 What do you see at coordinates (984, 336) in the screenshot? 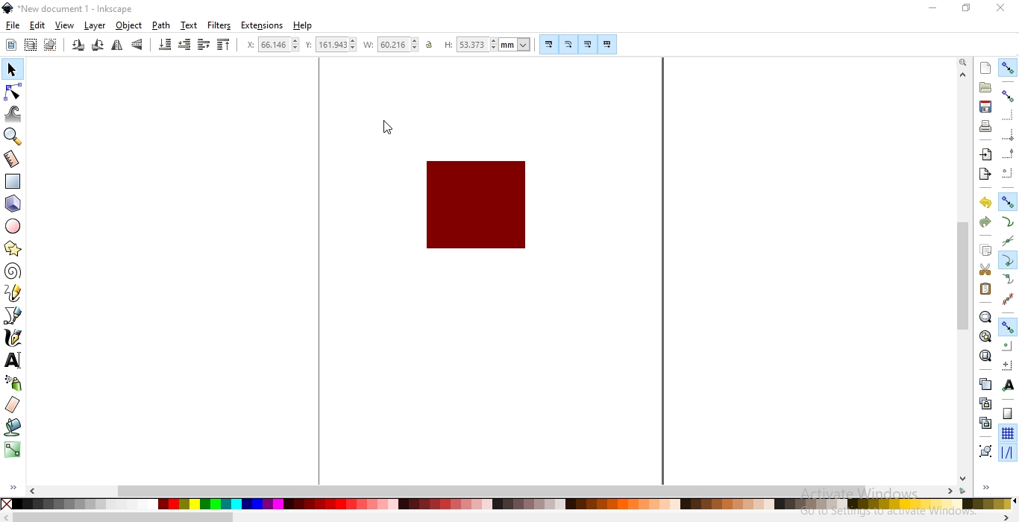
I see `zoom to fit drawing` at bounding box center [984, 336].